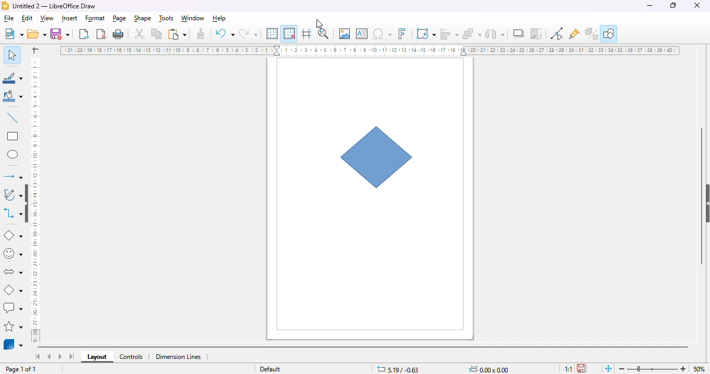  I want to click on controls, so click(132, 357).